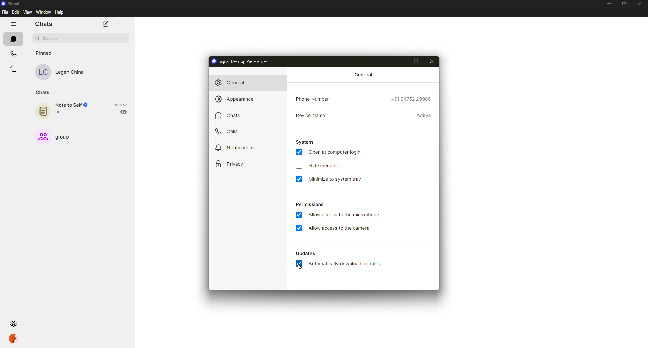 This screenshot has width=648, height=348. I want to click on minimize to system tray, so click(336, 180).